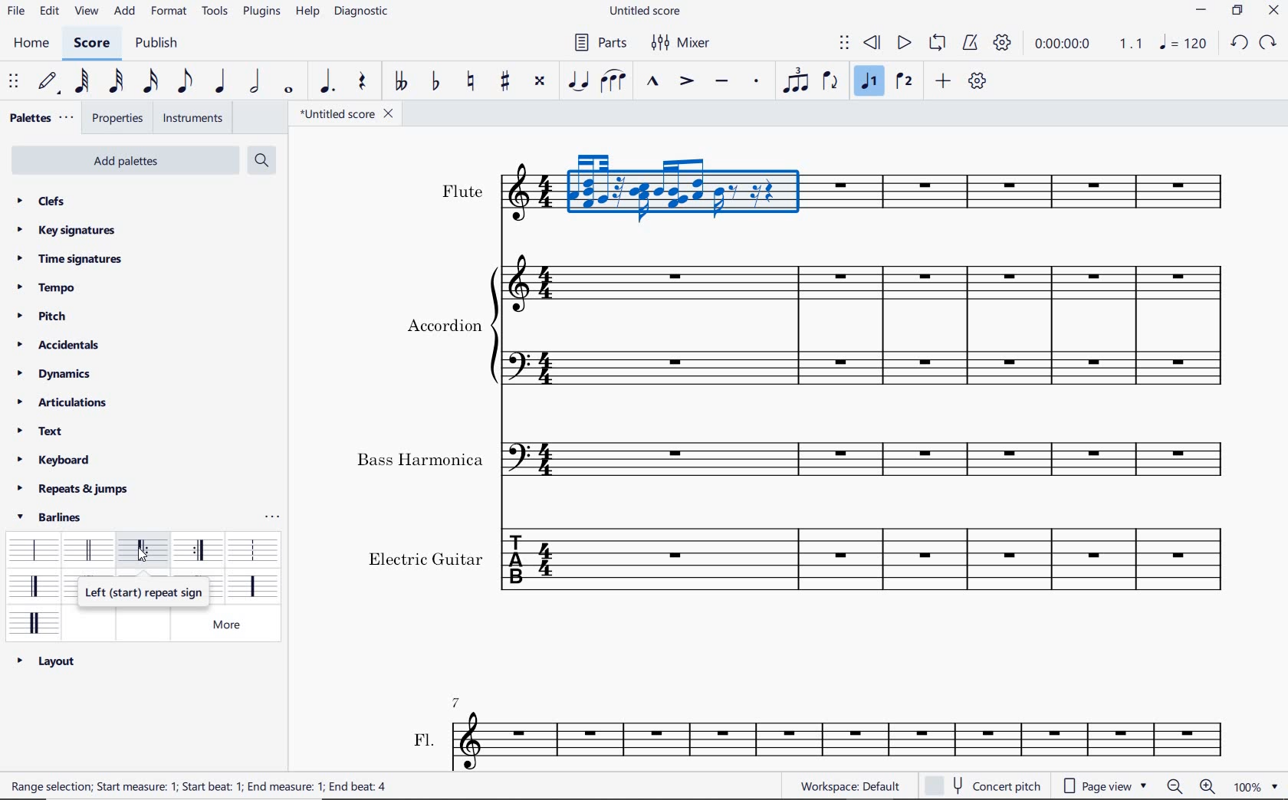 This screenshot has width=1288, height=800. Describe the element at coordinates (56, 460) in the screenshot. I see `keyboard` at that location.